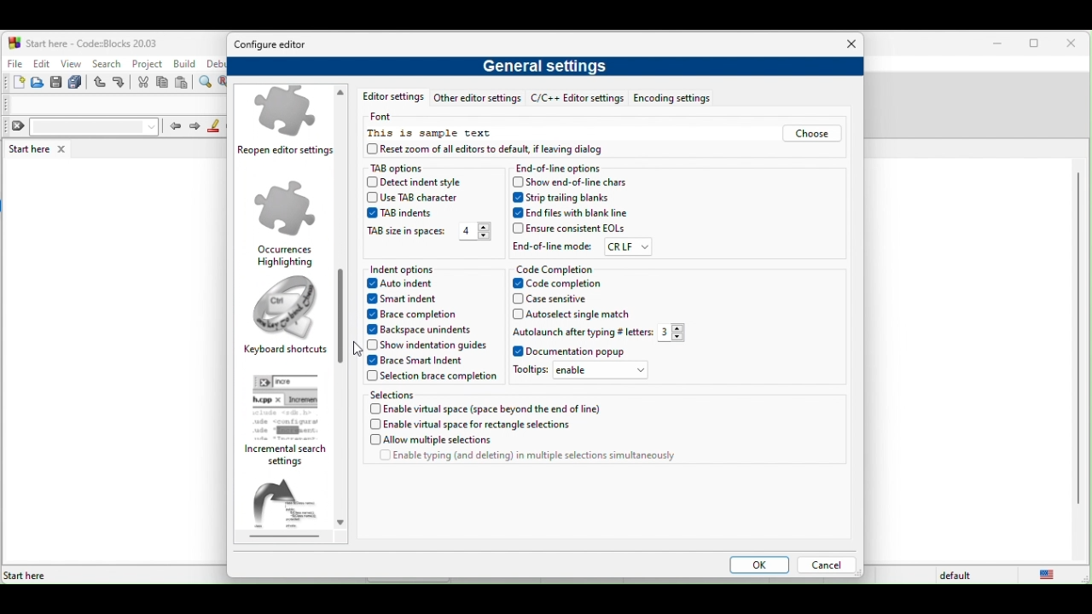 The height and width of the screenshot is (614, 1092). What do you see at coordinates (77, 83) in the screenshot?
I see `save everything` at bounding box center [77, 83].